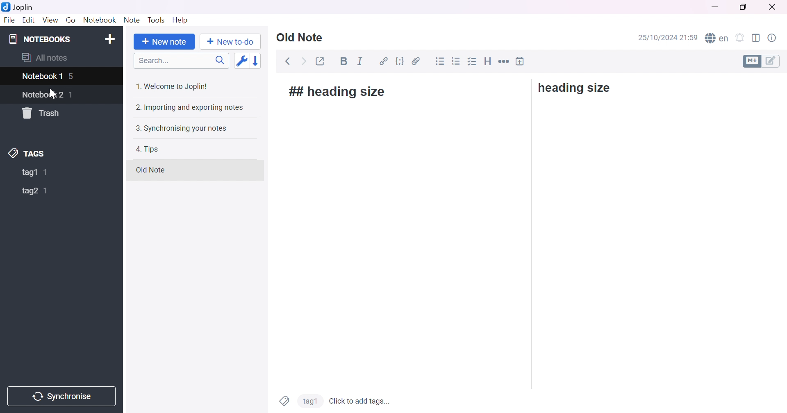 The width and height of the screenshot is (787, 413). Describe the element at coordinates (338, 91) in the screenshot. I see `## heading size` at that location.